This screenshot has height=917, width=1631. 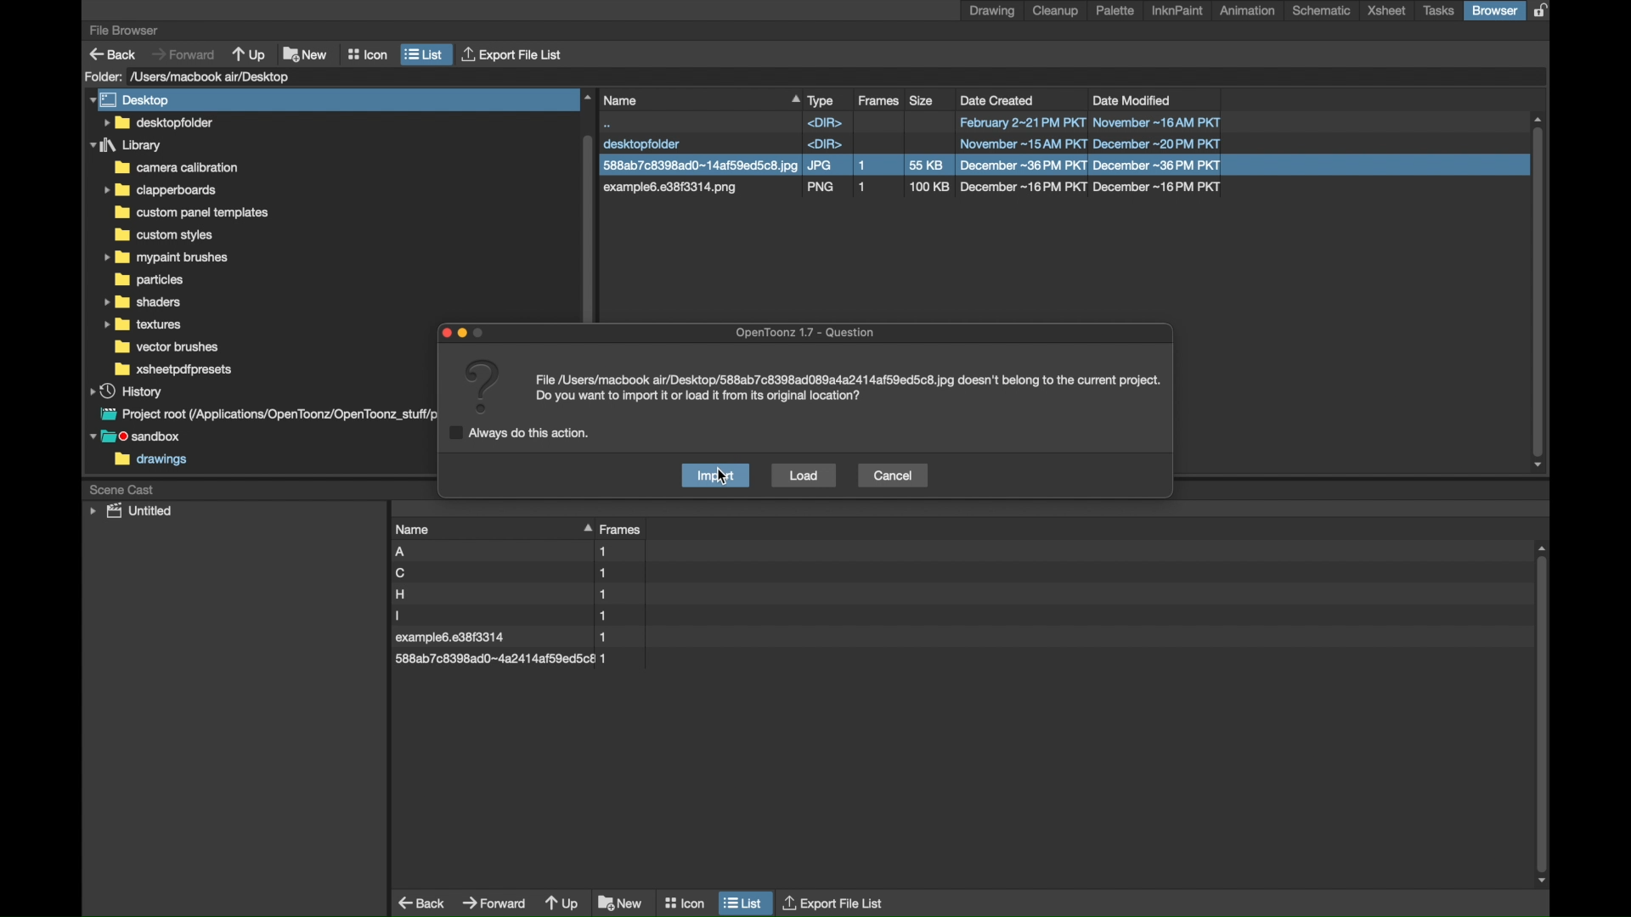 I want to click on file, so click(x=503, y=573).